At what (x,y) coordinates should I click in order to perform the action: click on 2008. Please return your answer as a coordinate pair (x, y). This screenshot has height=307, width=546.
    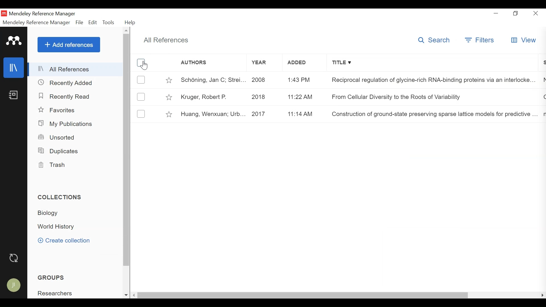
    Looking at the image, I should click on (264, 79).